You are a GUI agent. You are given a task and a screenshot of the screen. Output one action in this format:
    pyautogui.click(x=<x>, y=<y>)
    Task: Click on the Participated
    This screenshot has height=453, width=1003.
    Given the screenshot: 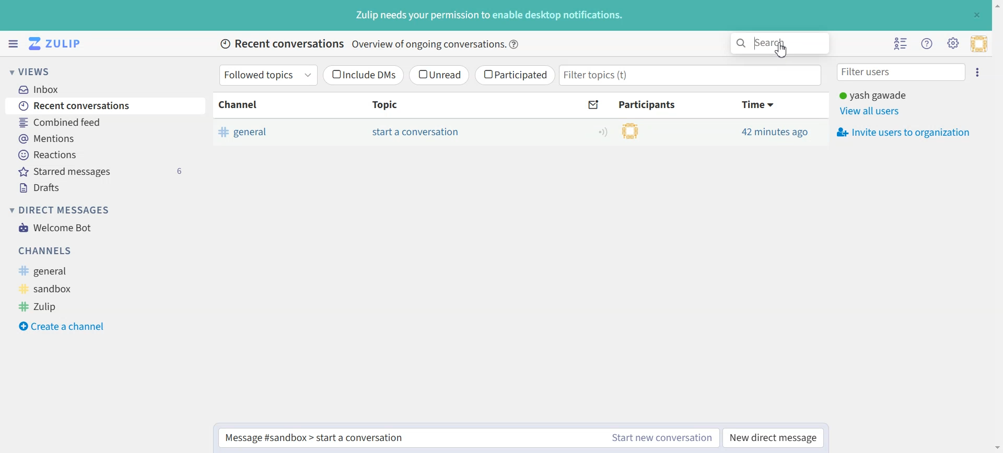 What is the action you would take?
    pyautogui.click(x=515, y=75)
    